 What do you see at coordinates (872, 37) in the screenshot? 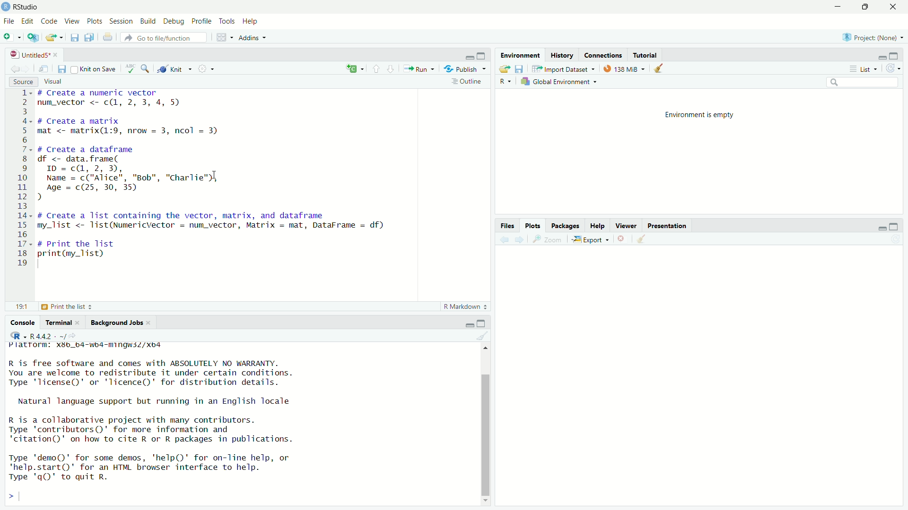
I see `project: (None) ~` at bounding box center [872, 37].